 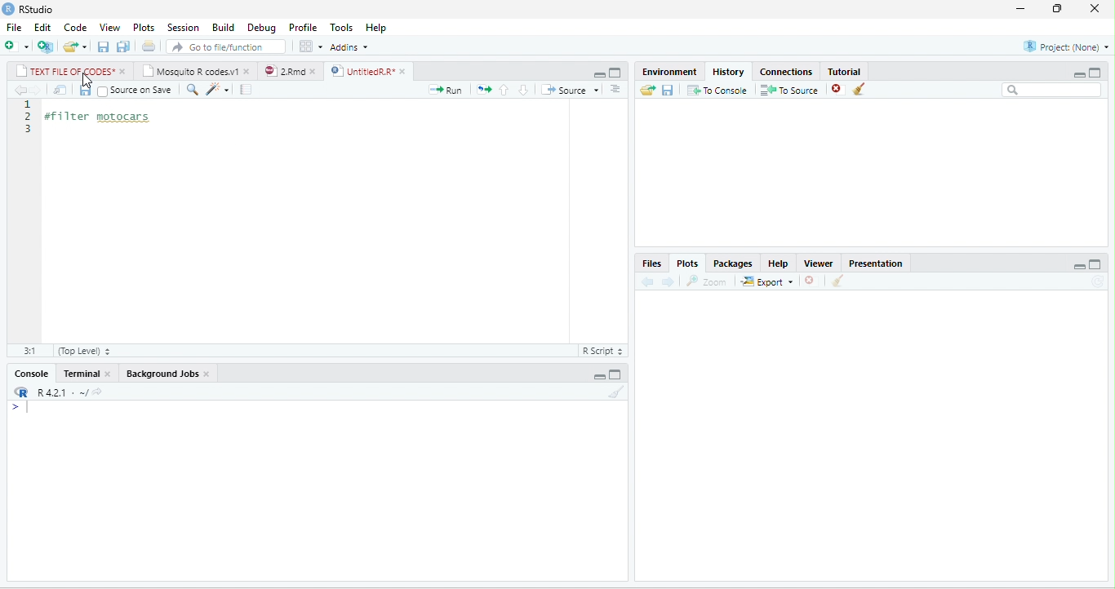 What do you see at coordinates (17, 46) in the screenshot?
I see `new file` at bounding box center [17, 46].